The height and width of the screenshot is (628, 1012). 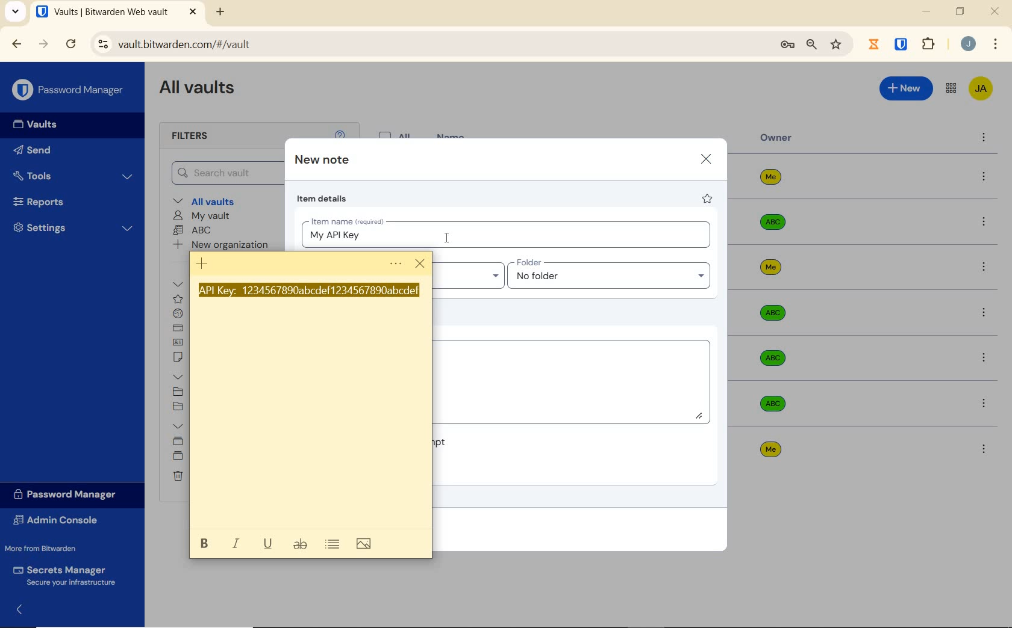 What do you see at coordinates (193, 12) in the screenshot?
I see `CLOSE` at bounding box center [193, 12].